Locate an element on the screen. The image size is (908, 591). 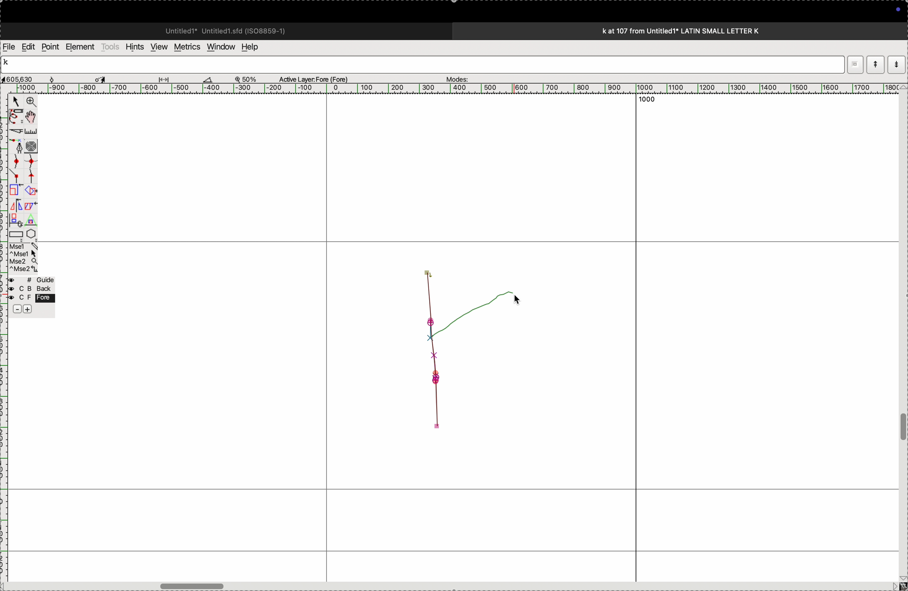
modes is located at coordinates (455, 77).